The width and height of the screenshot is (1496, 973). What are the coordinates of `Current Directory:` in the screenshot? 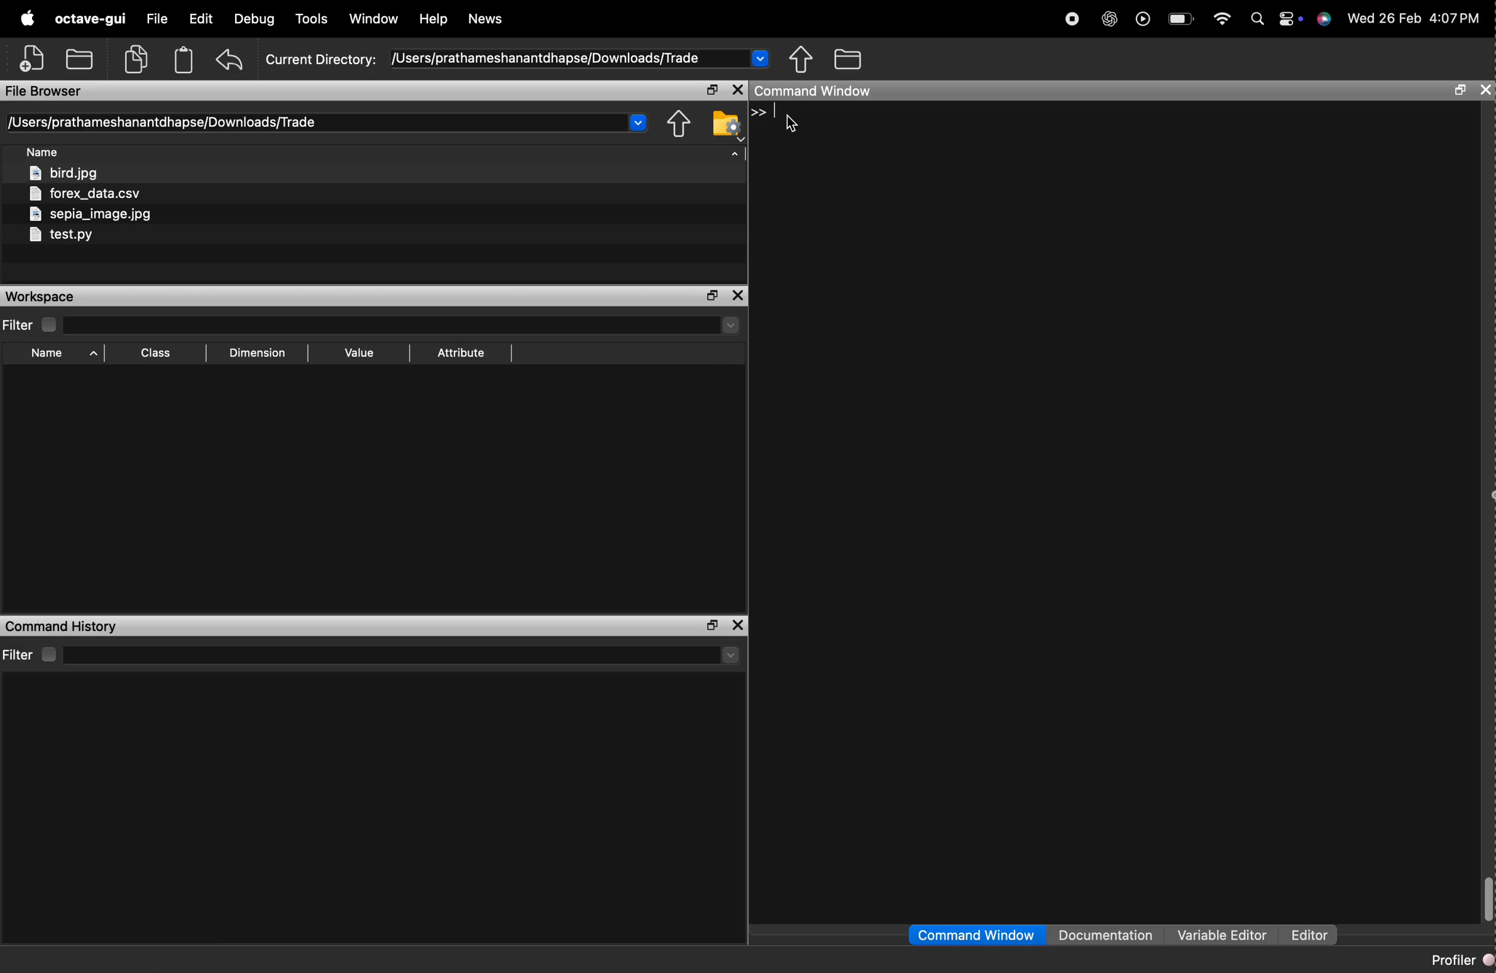 It's located at (320, 60).